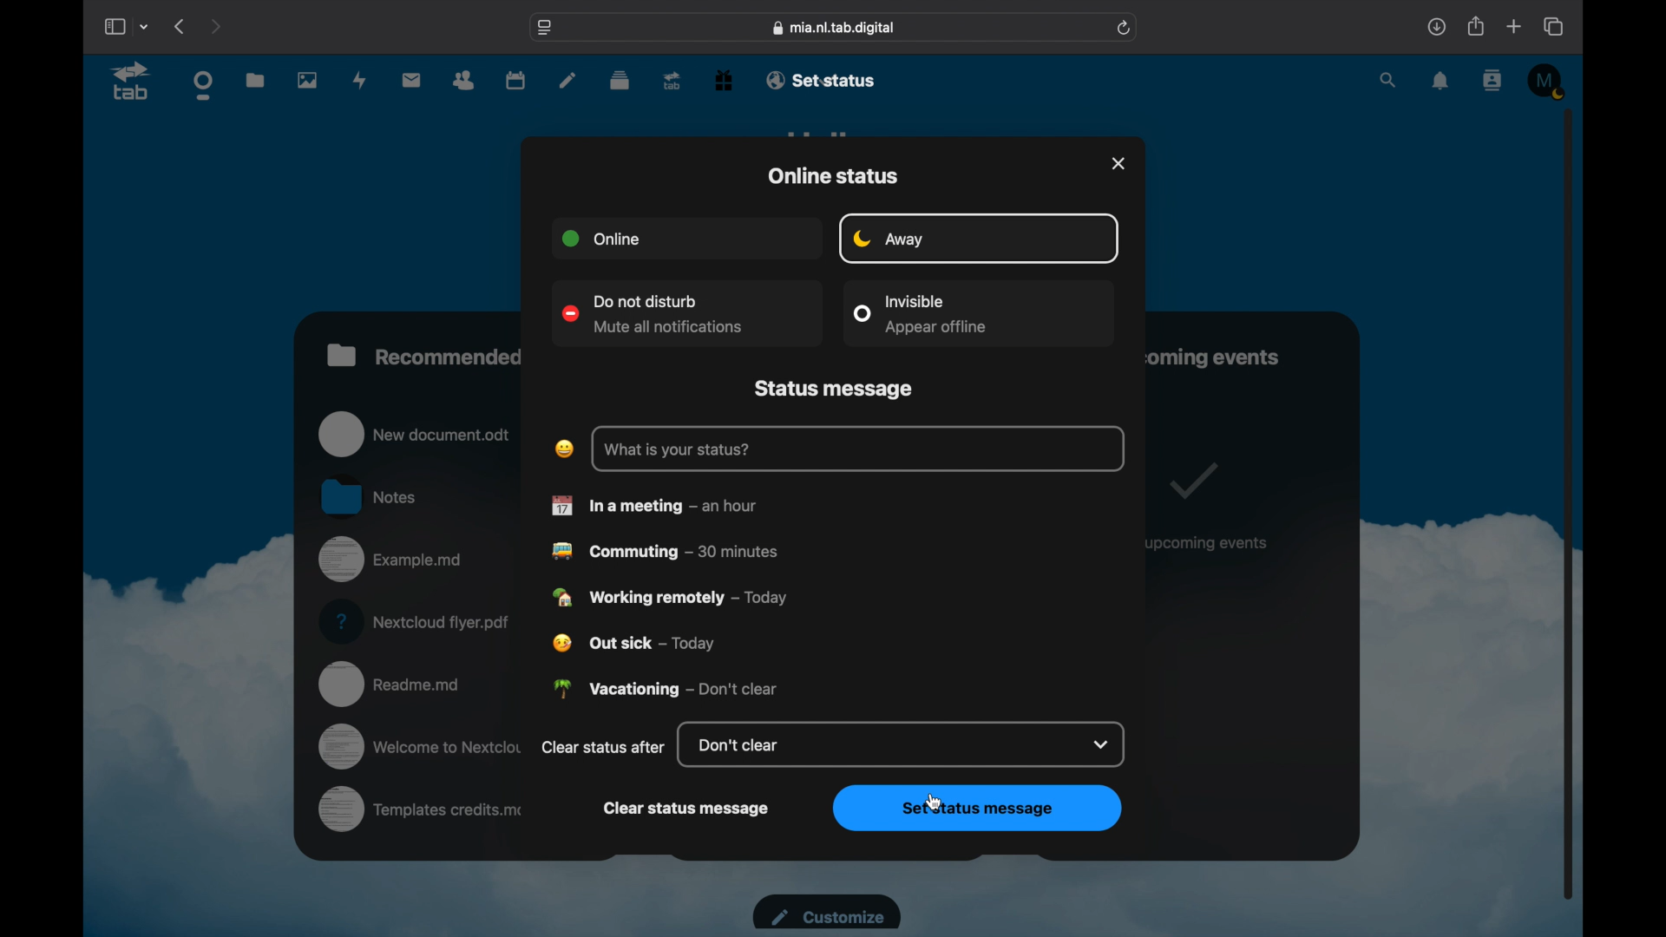 The image size is (1666, 937). What do you see at coordinates (671, 597) in the screenshot?
I see `working remotely` at bounding box center [671, 597].